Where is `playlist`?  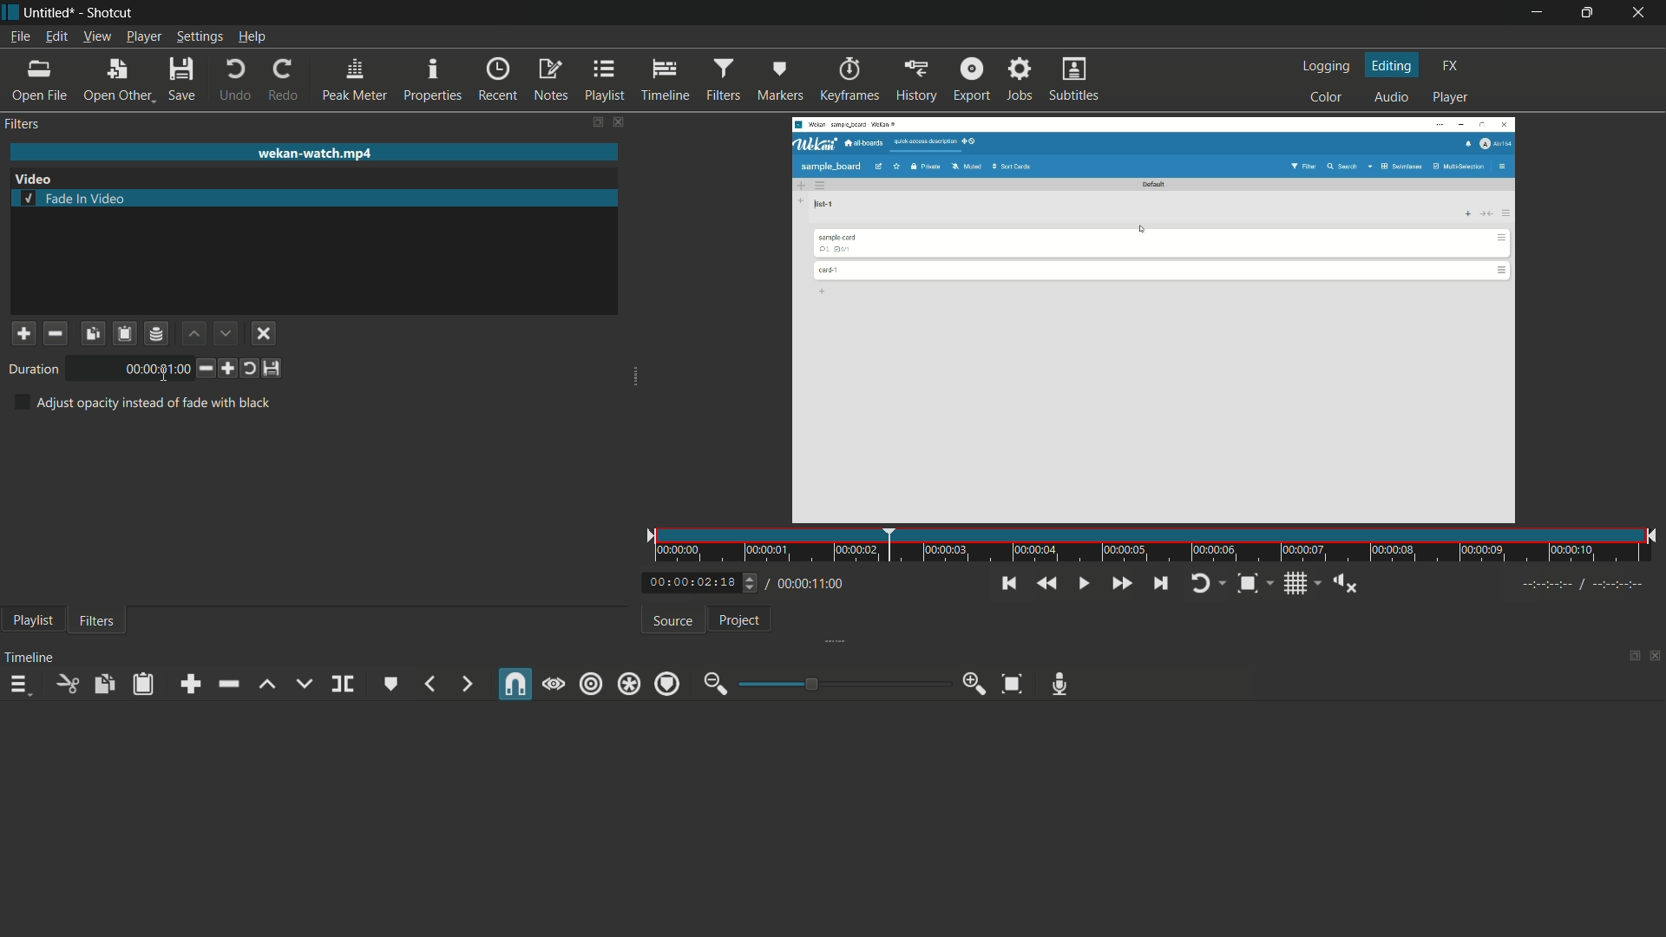 playlist is located at coordinates (34, 620).